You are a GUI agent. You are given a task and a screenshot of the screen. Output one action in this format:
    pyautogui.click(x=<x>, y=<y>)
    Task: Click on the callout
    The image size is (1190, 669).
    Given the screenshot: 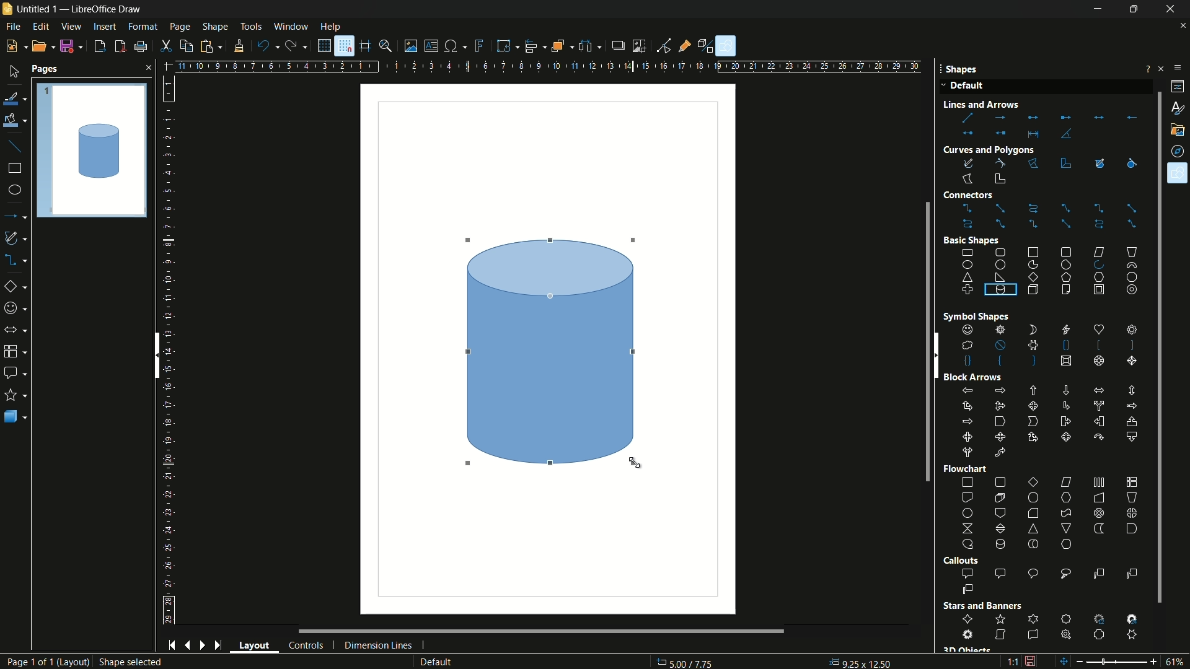 What is the action you would take?
    pyautogui.click(x=1051, y=582)
    